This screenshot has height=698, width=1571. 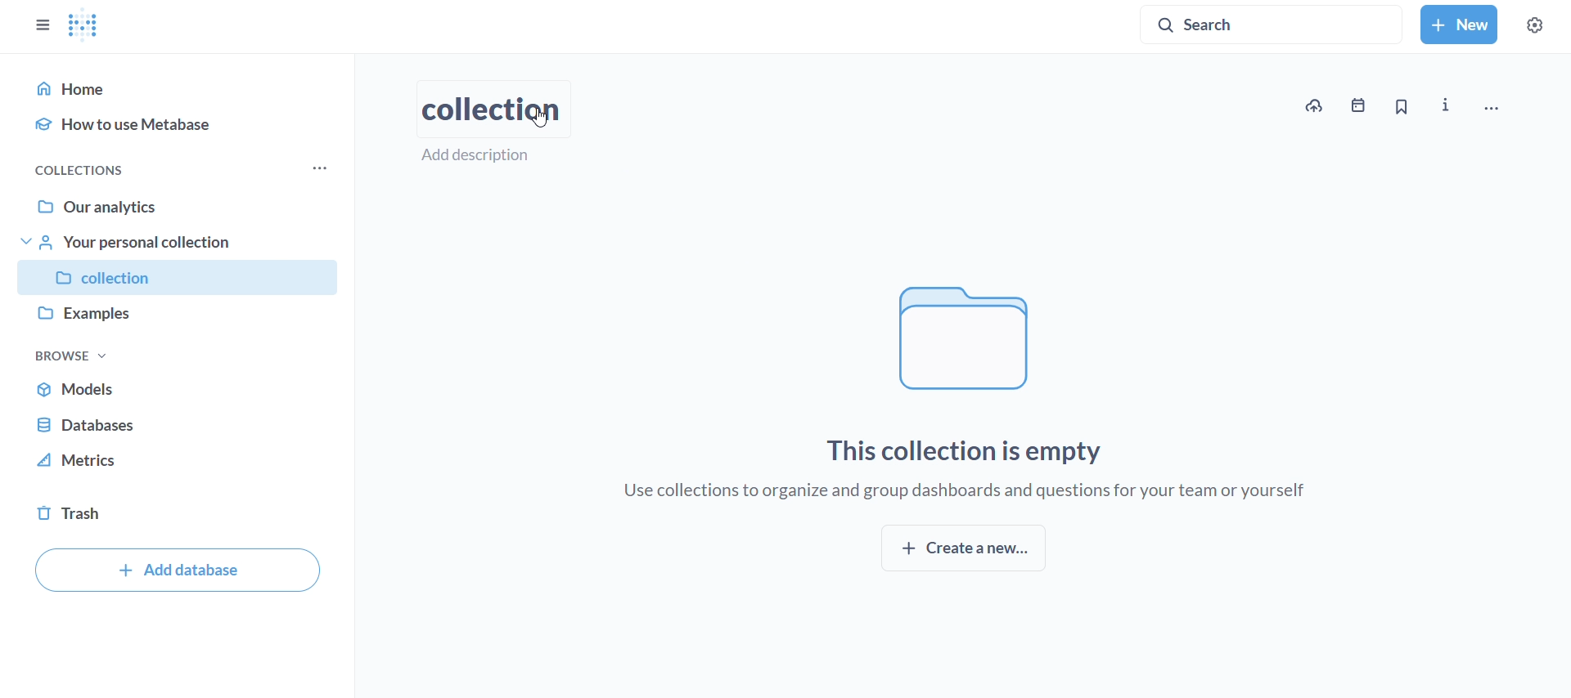 I want to click on add database, so click(x=178, y=570).